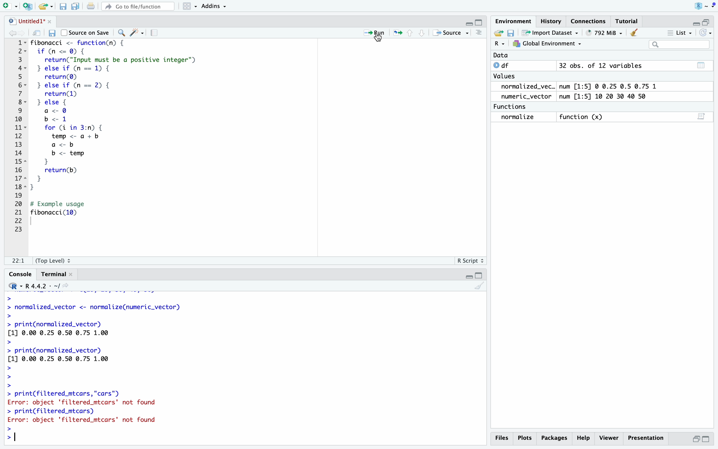  What do you see at coordinates (480, 274) in the screenshot?
I see `maximize` at bounding box center [480, 274].